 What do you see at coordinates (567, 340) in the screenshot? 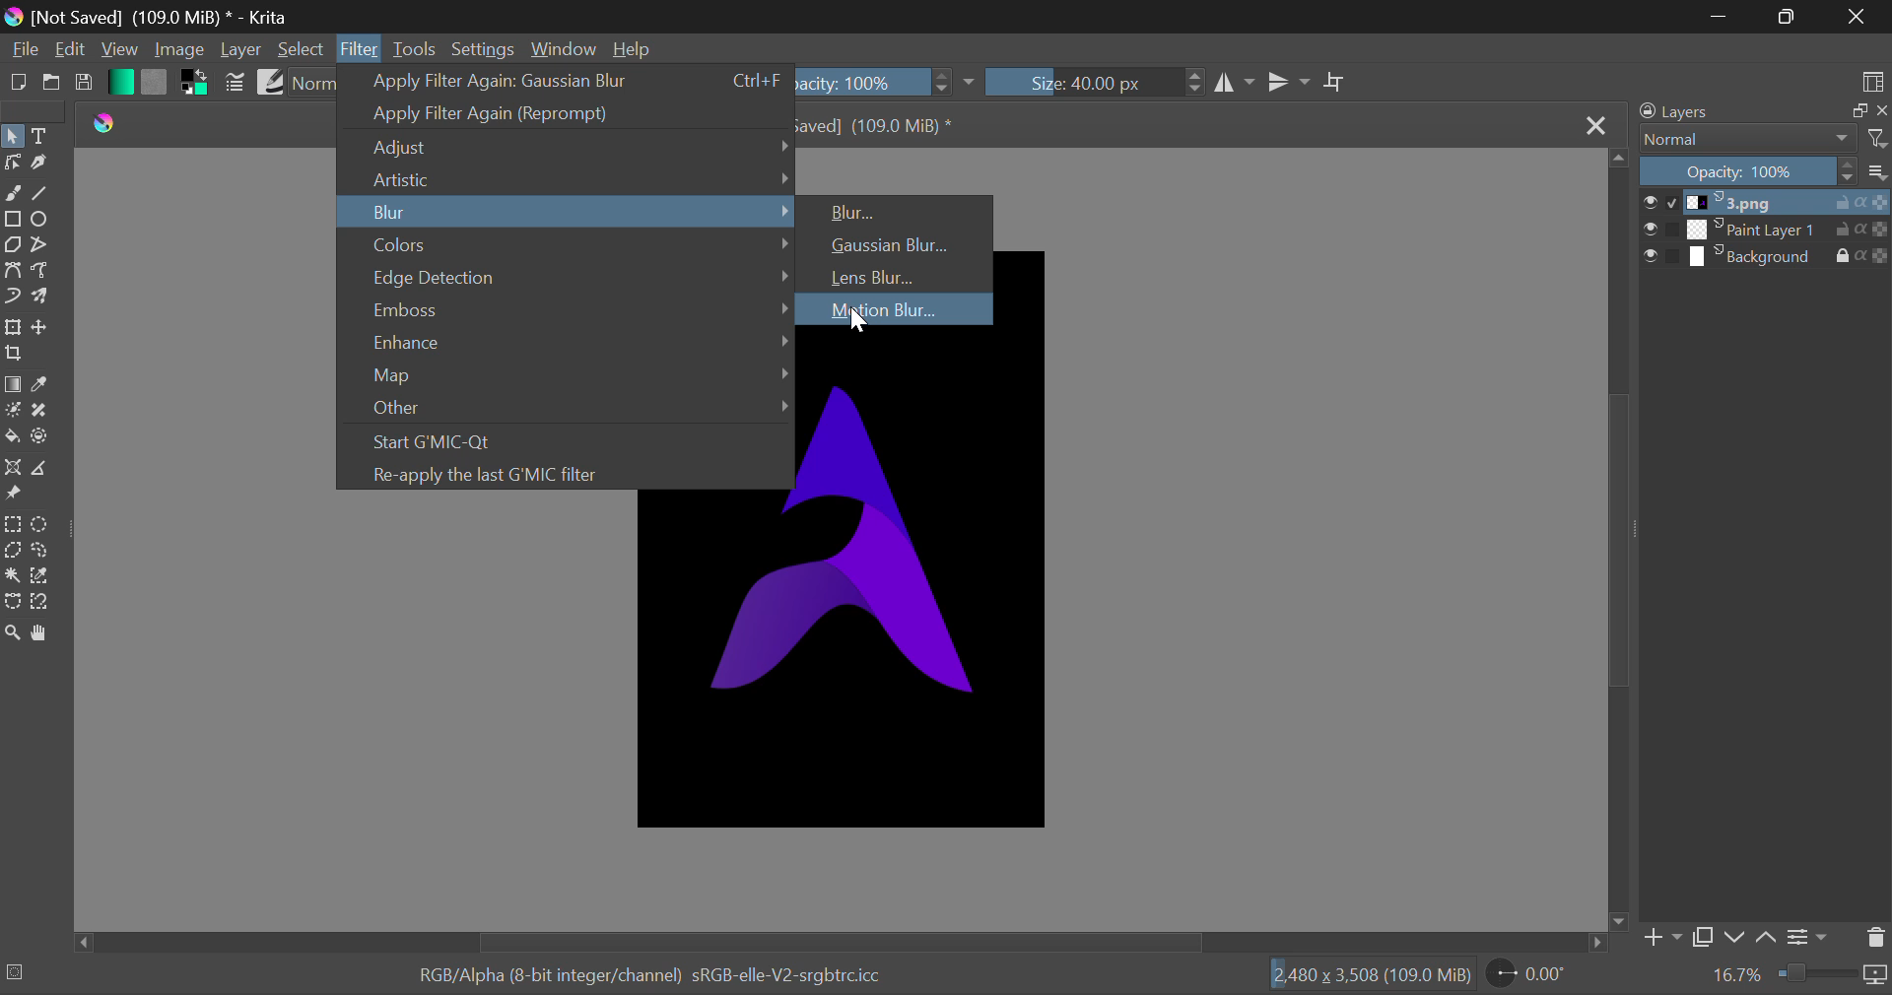
I see `Enhance` at bounding box center [567, 340].